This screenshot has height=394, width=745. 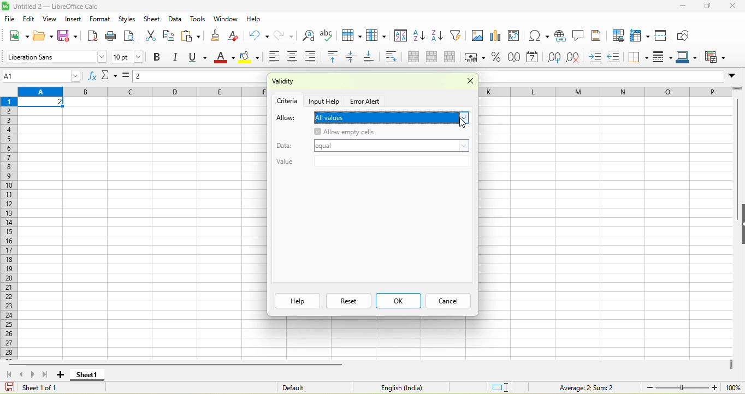 I want to click on allow, so click(x=286, y=118).